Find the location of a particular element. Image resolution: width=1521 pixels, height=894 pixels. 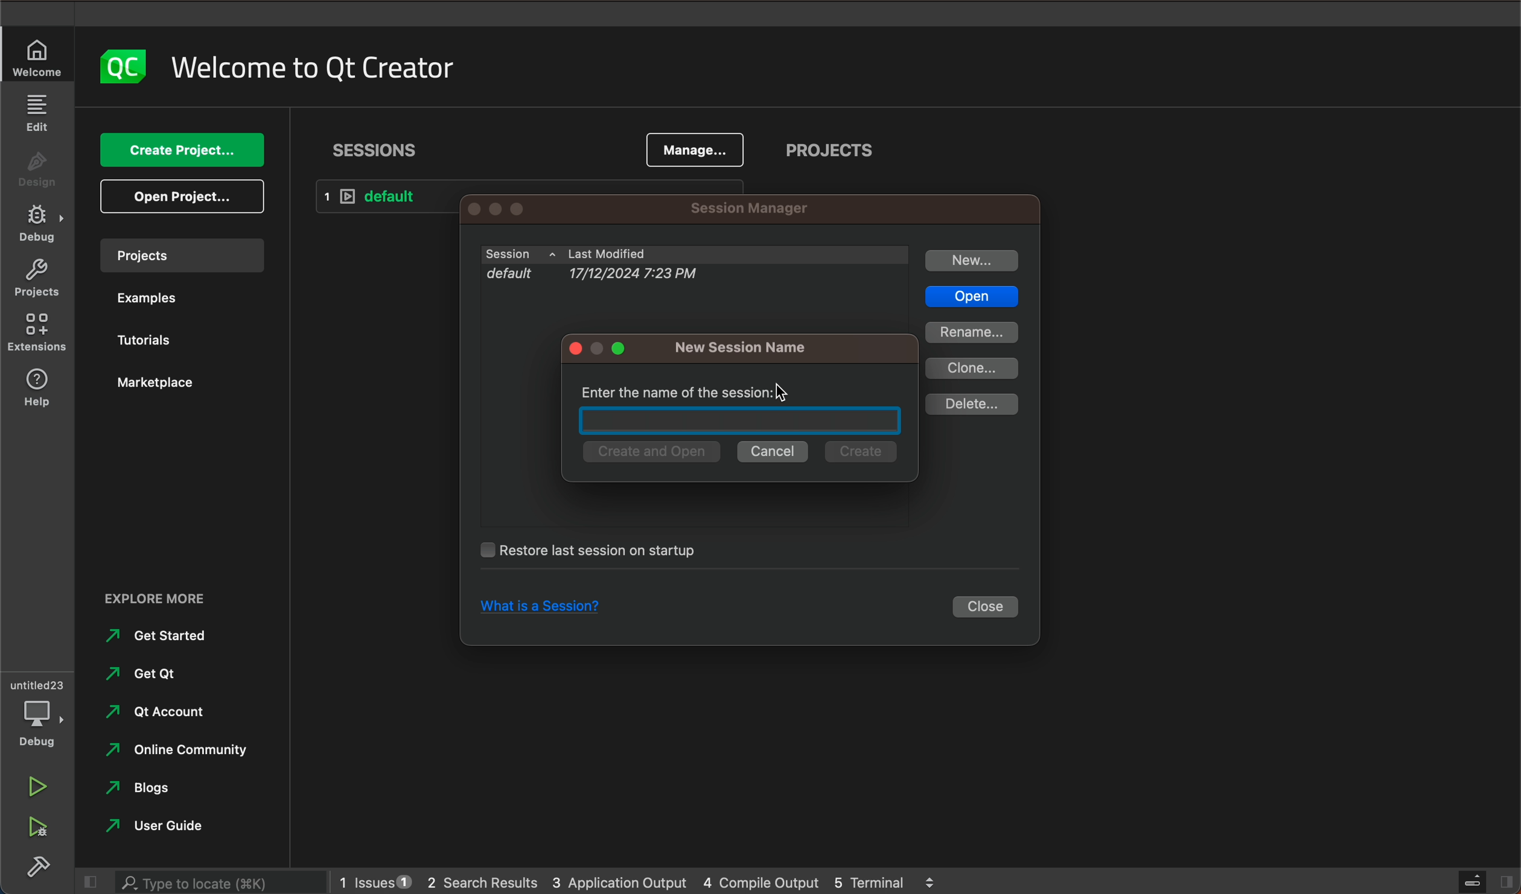

debug is located at coordinates (40, 225).